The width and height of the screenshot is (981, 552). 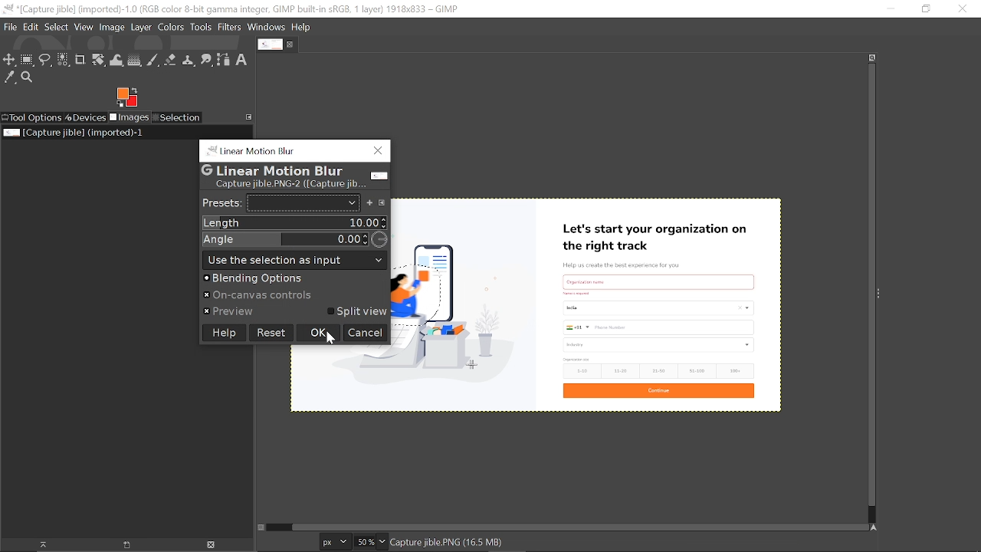 What do you see at coordinates (170, 28) in the screenshot?
I see `Colors` at bounding box center [170, 28].